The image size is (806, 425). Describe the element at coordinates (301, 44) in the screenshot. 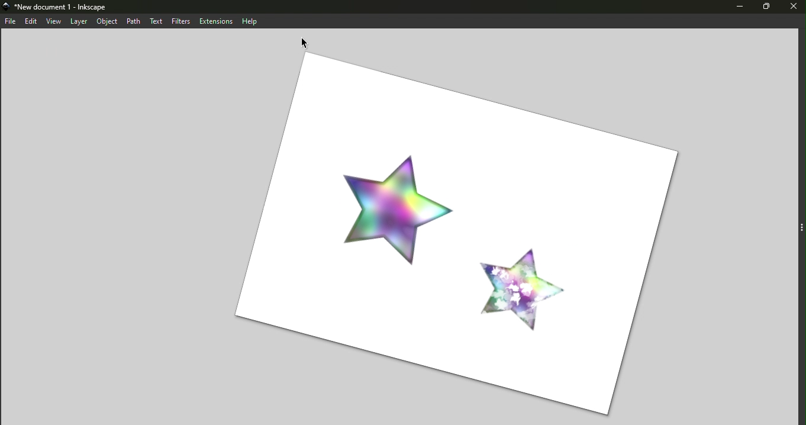

I see `Cursor` at that location.